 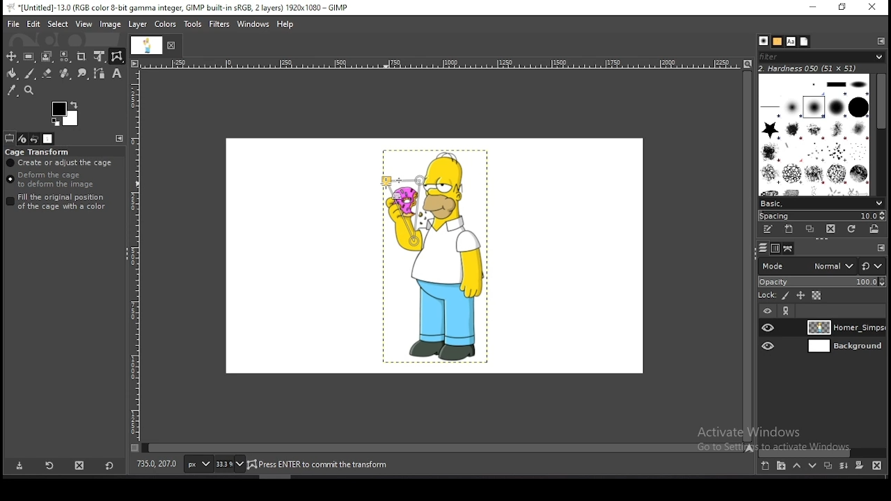 What do you see at coordinates (766, 296) in the screenshot?
I see `lock` at bounding box center [766, 296].